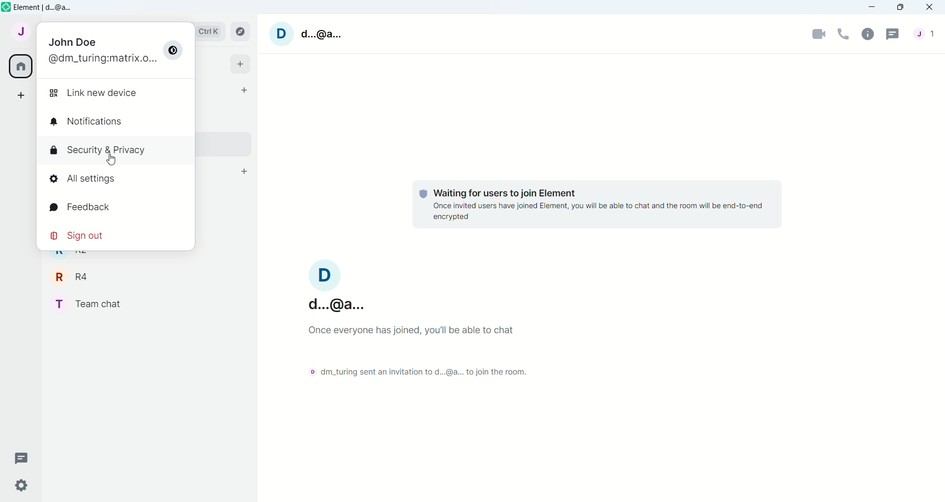  What do you see at coordinates (93, 93) in the screenshot?
I see `Link new device` at bounding box center [93, 93].